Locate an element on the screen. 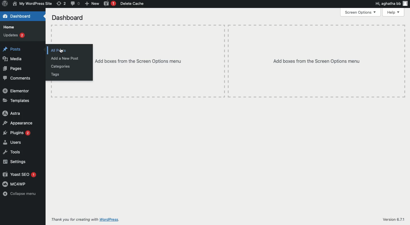  Revision is located at coordinates (61, 4).